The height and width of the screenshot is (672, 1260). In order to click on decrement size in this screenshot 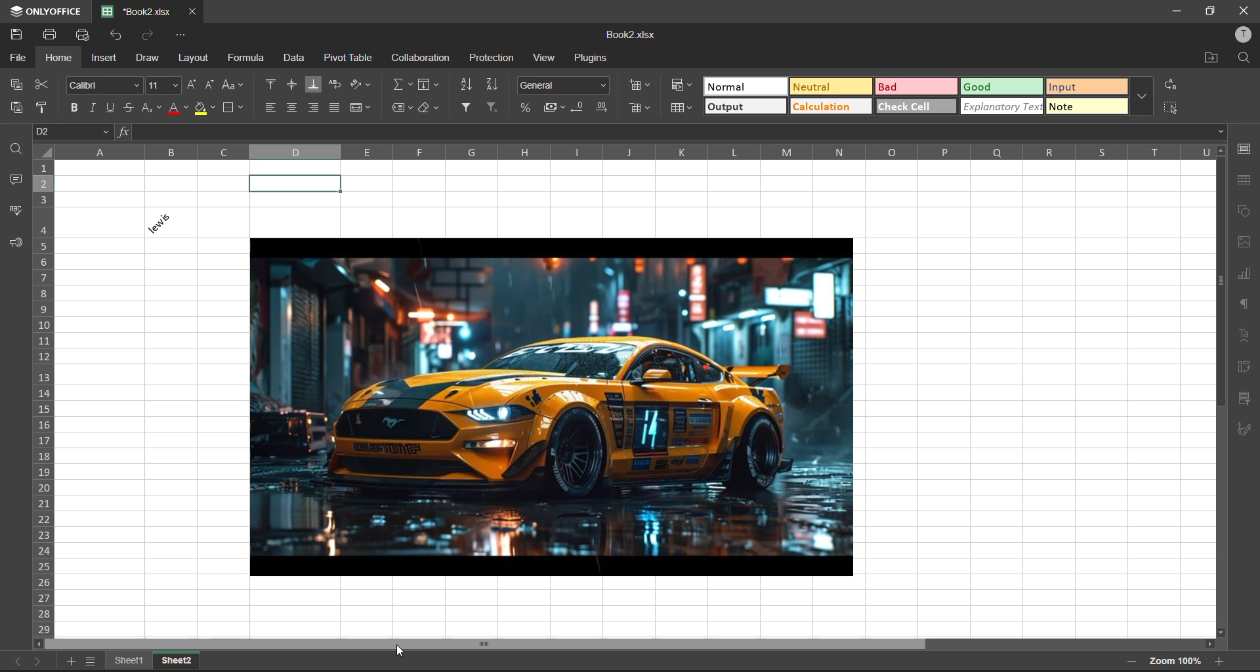, I will do `click(207, 85)`.